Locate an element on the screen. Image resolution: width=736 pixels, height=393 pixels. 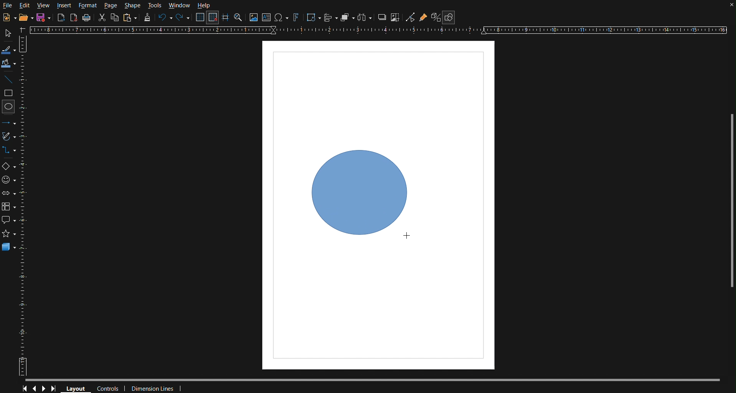
Crop Images is located at coordinates (396, 18).